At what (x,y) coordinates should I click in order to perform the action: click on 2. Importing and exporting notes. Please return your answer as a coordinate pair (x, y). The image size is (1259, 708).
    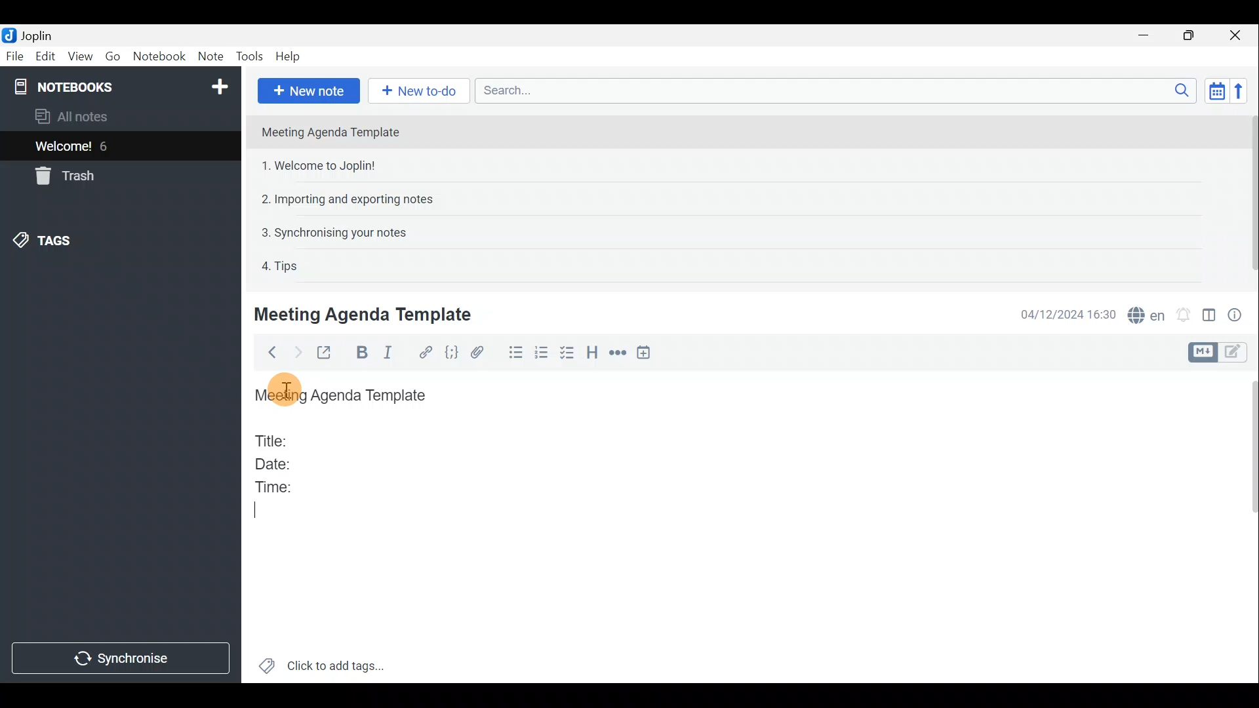
    Looking at the image, I should click on (352, 199).